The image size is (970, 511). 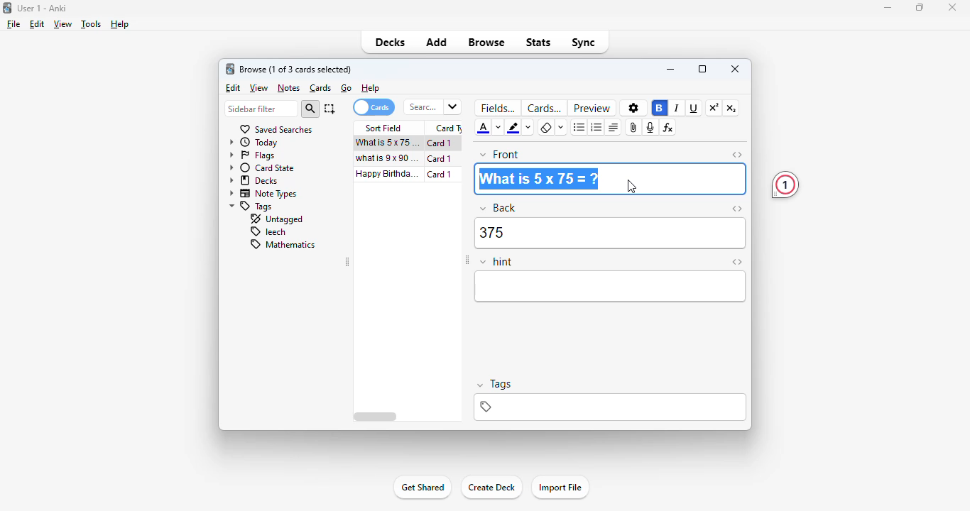 What do you see at coordinates (391, 42) in the screenshot?
I see `decks` at bounding box center [391, 42].